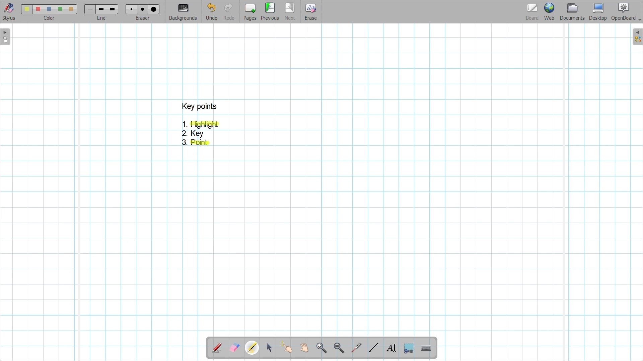  Describe the element at coordinates (112, 9) in the screenshot. I see `line 3` at that location.